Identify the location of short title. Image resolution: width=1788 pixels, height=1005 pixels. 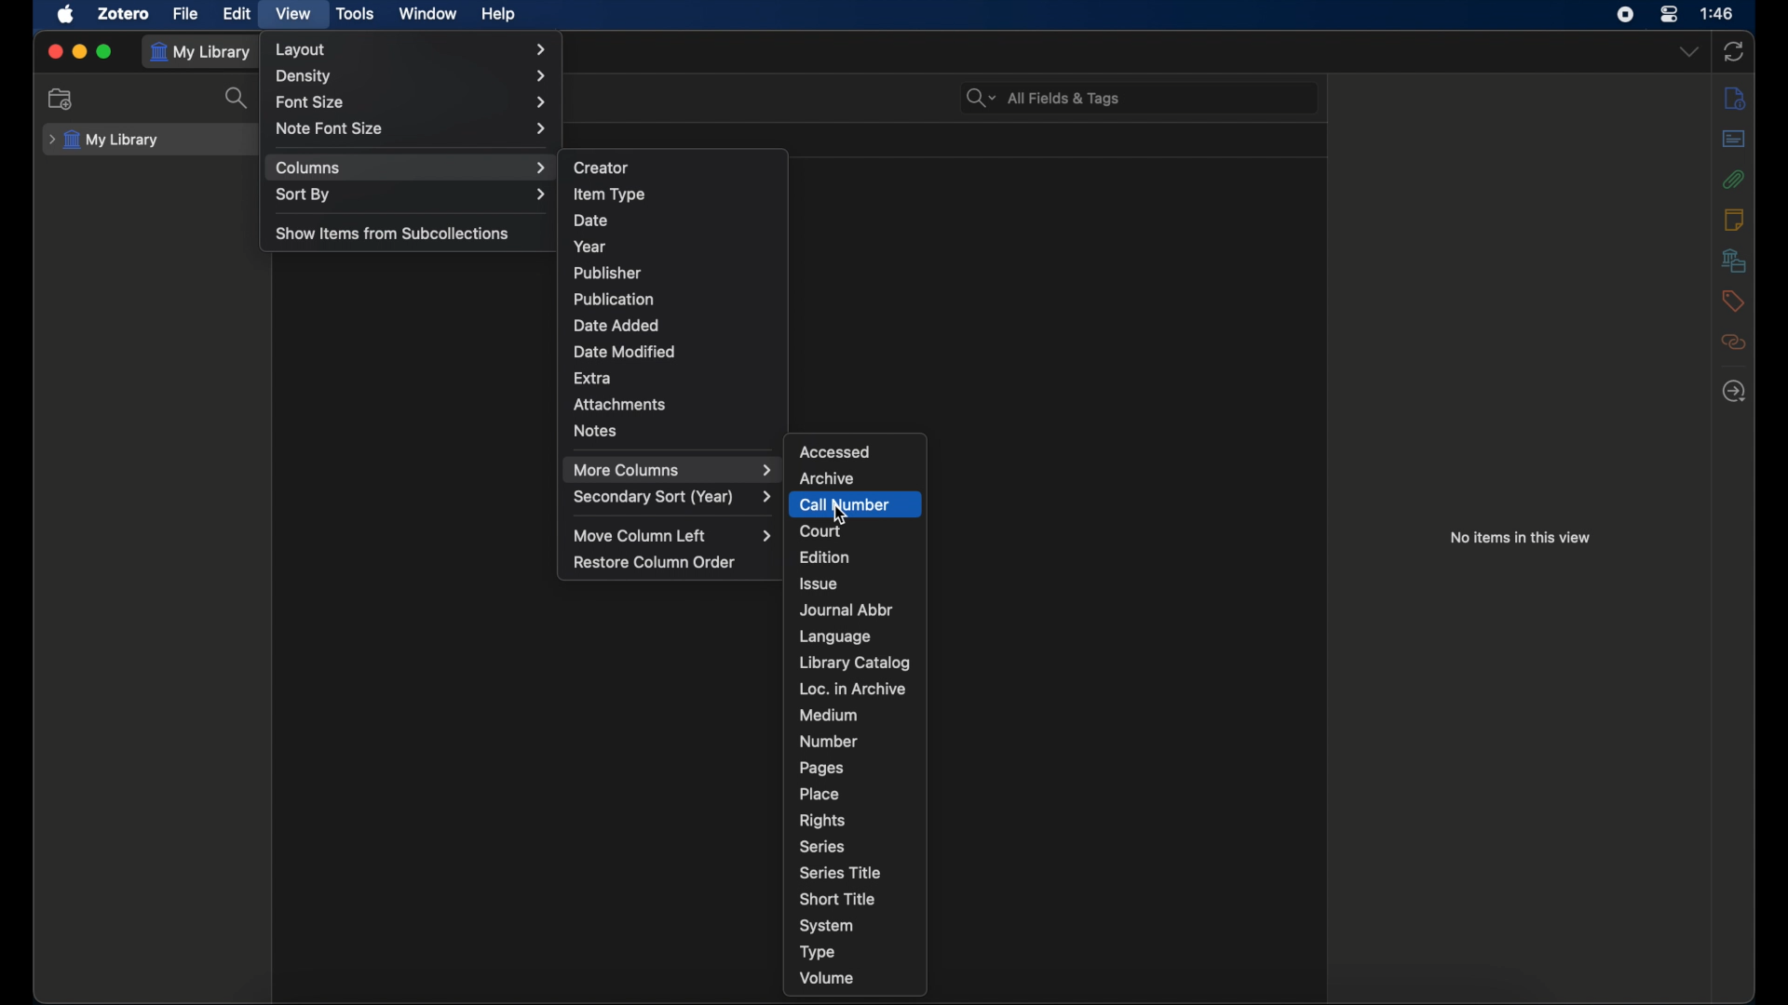
(837, 897).